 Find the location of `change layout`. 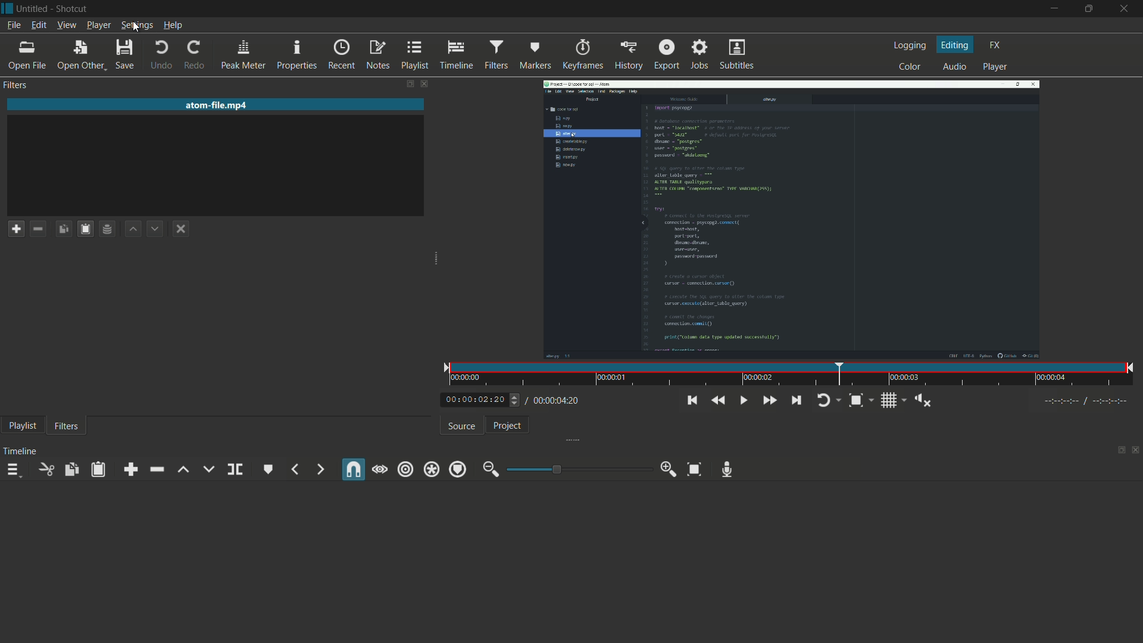

change layout is located at coordinates (1116, 451).